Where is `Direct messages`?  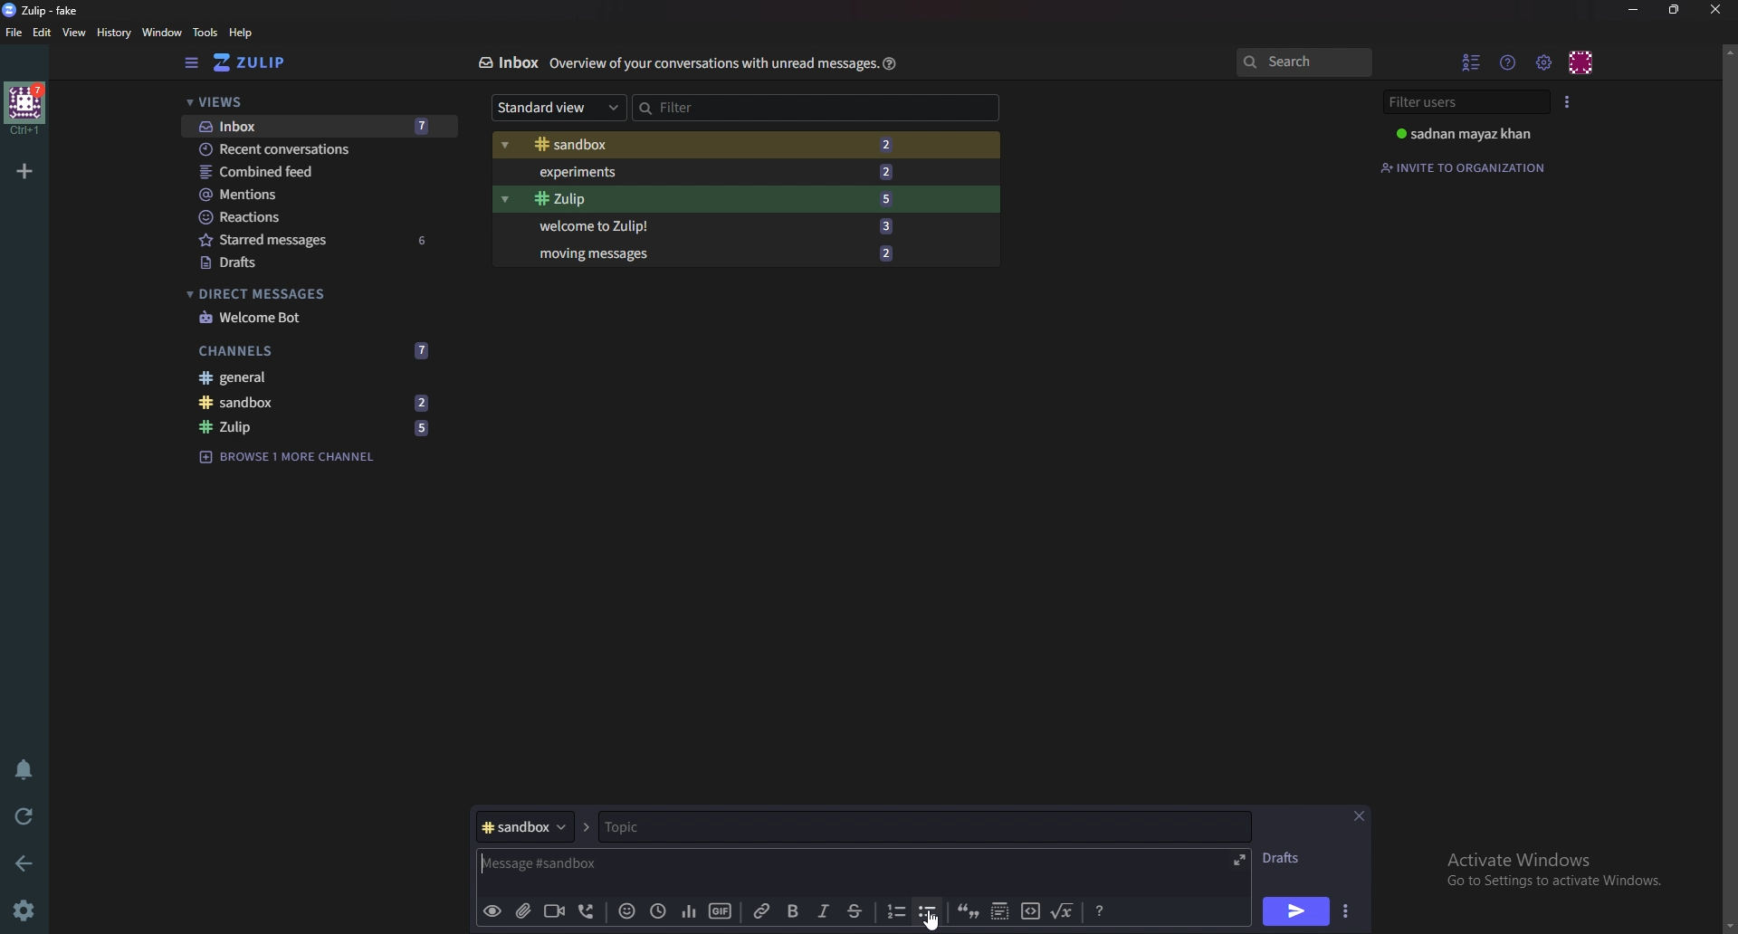
Direct messages is located at coordinates (311, 294).